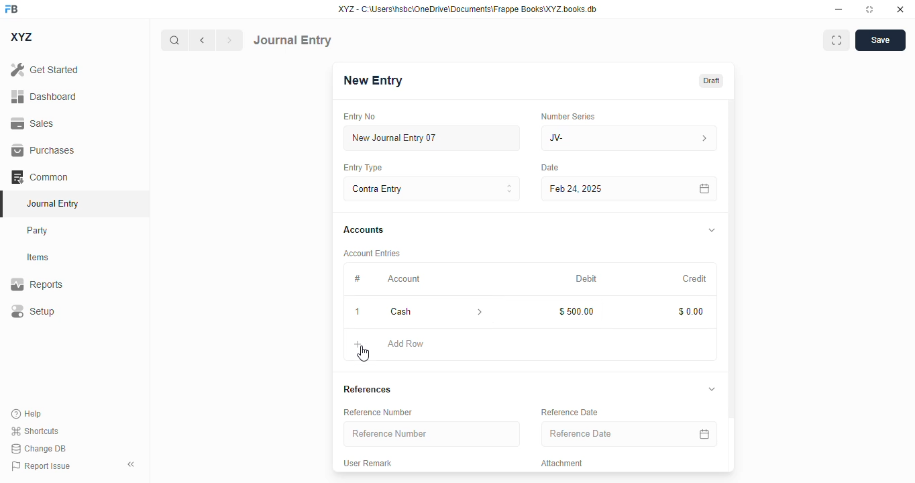 The width and height of the screenshot is (915, 483). Describe the element at coordinates (629, 138) in the screenshot. I see `JV-` at that location.